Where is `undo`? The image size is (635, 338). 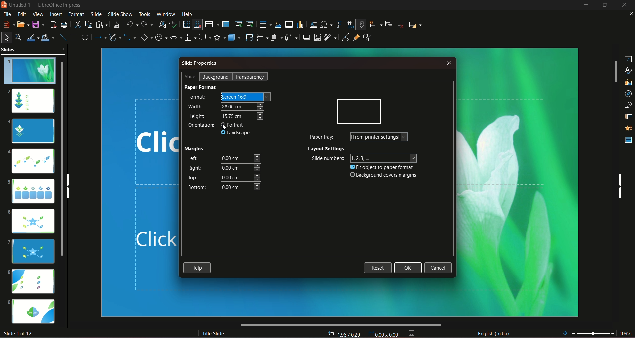
undo is located at coordinates (132, 24).